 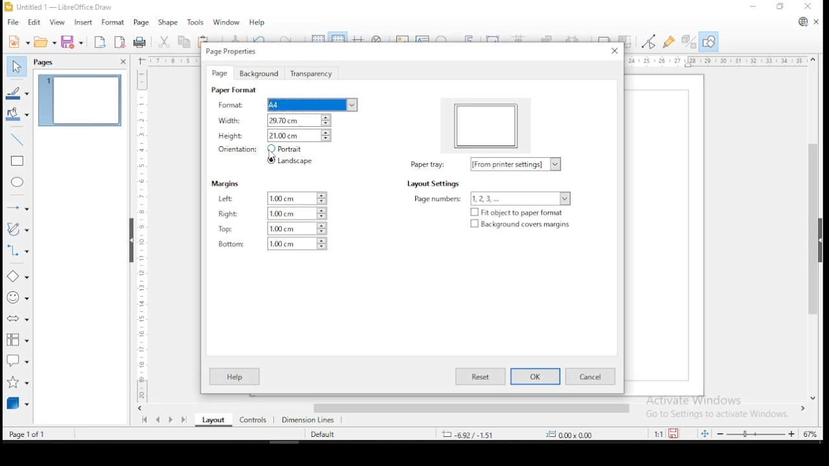 What do you see at coordinates (337, 38) in the screenshot?
I see `snap to grids` at bounding box center [337, 38].